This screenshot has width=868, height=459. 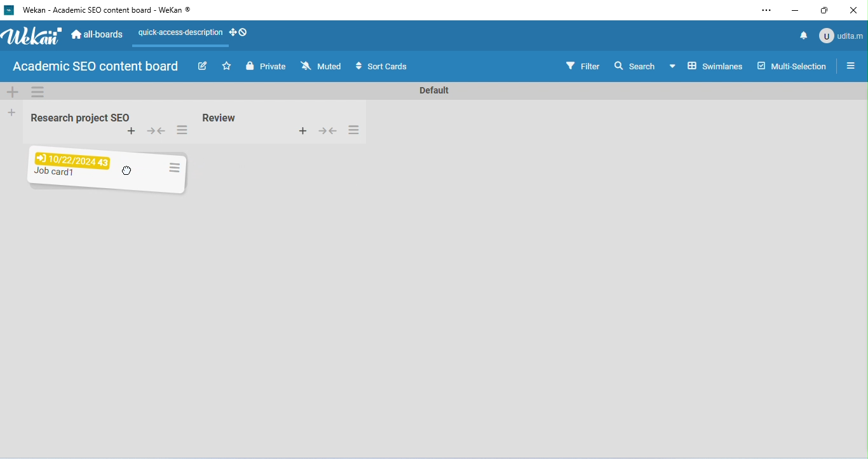 What do you see at coordinates (179, 34) in the screenshot?
I see `quick-access-description` at bounding box center [179, 34].